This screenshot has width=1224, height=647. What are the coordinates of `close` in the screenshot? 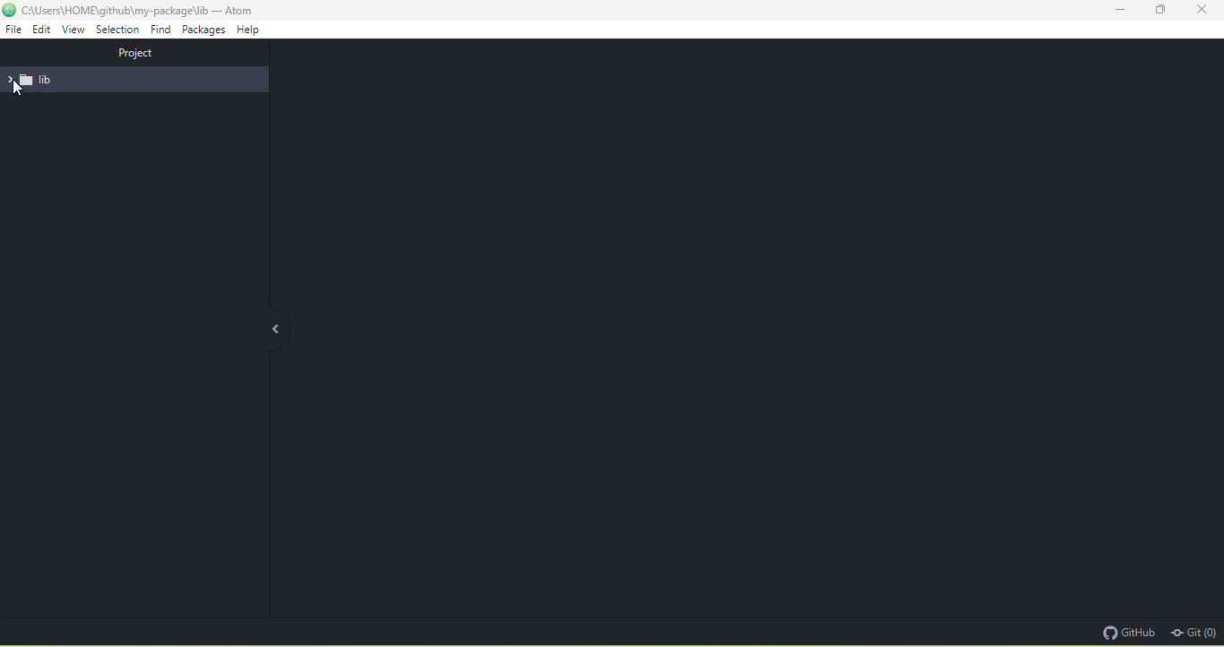 It's located at (1202, 9).